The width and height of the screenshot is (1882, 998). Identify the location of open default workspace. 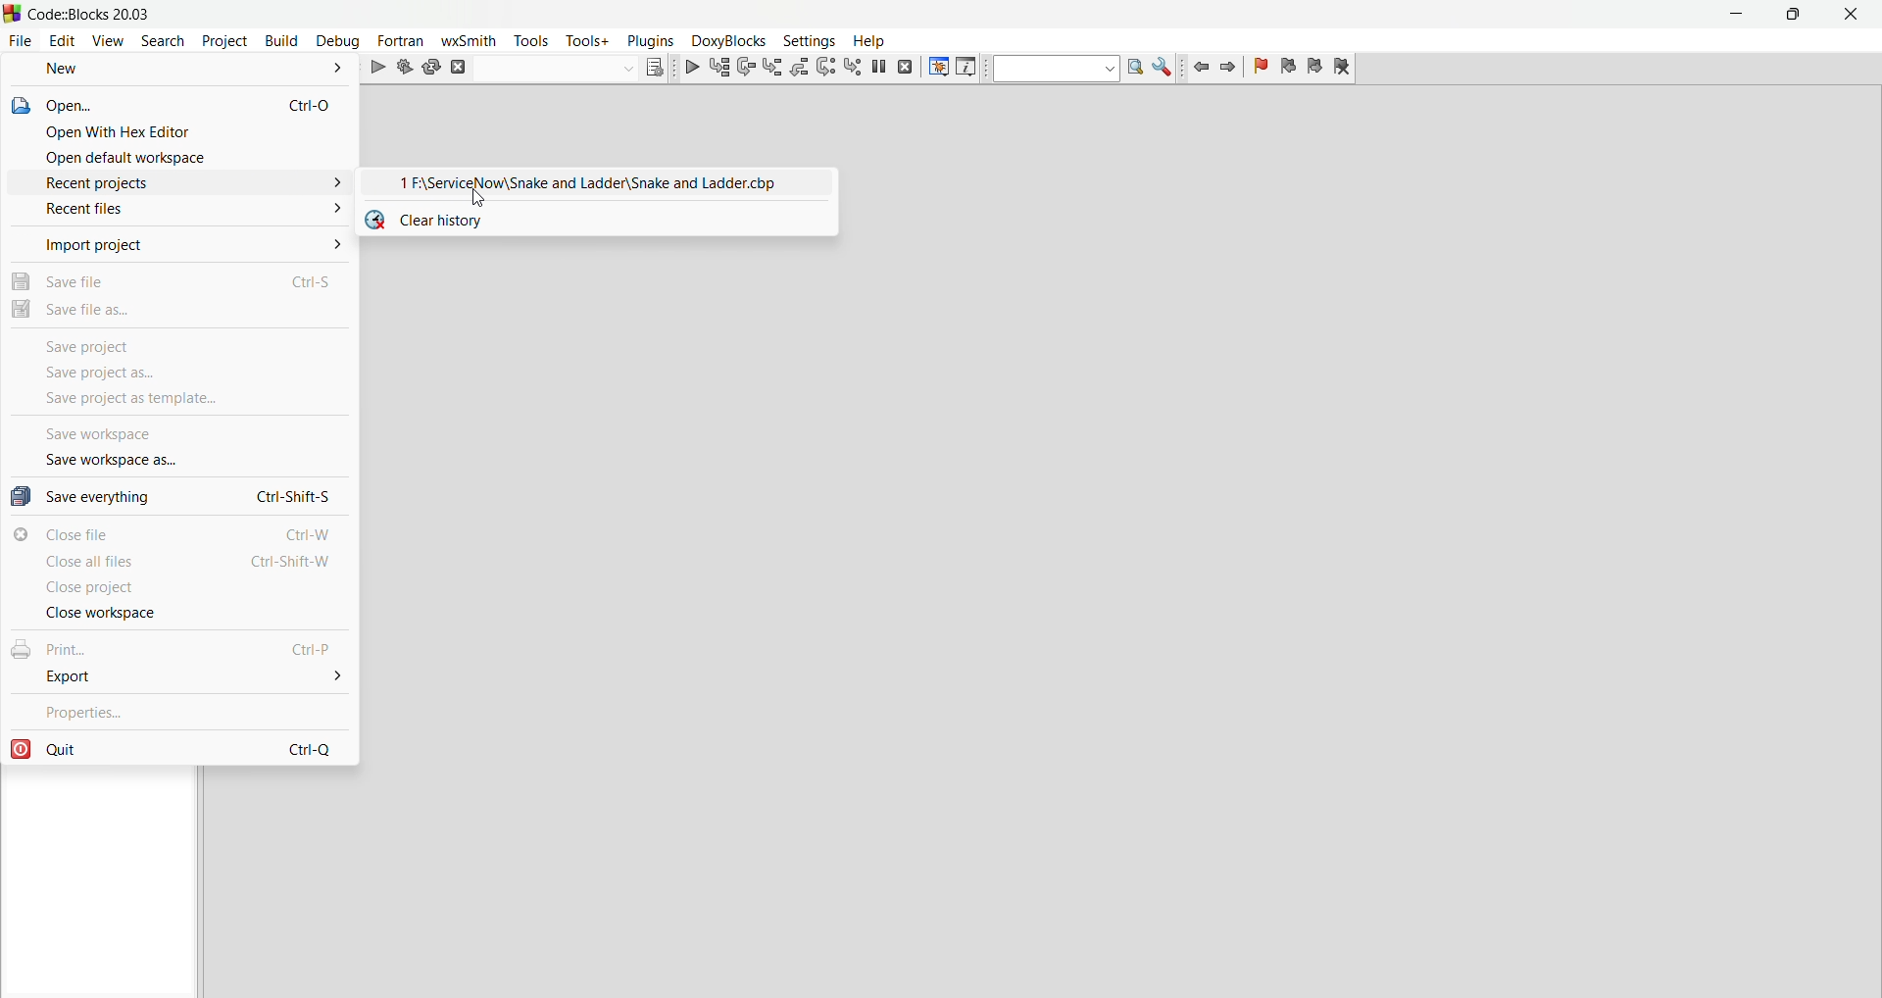
(180, 158).